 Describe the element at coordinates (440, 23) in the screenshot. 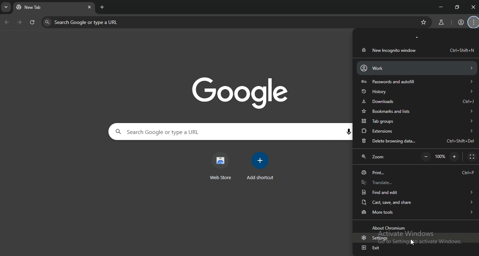

I see `search labs` at that location.